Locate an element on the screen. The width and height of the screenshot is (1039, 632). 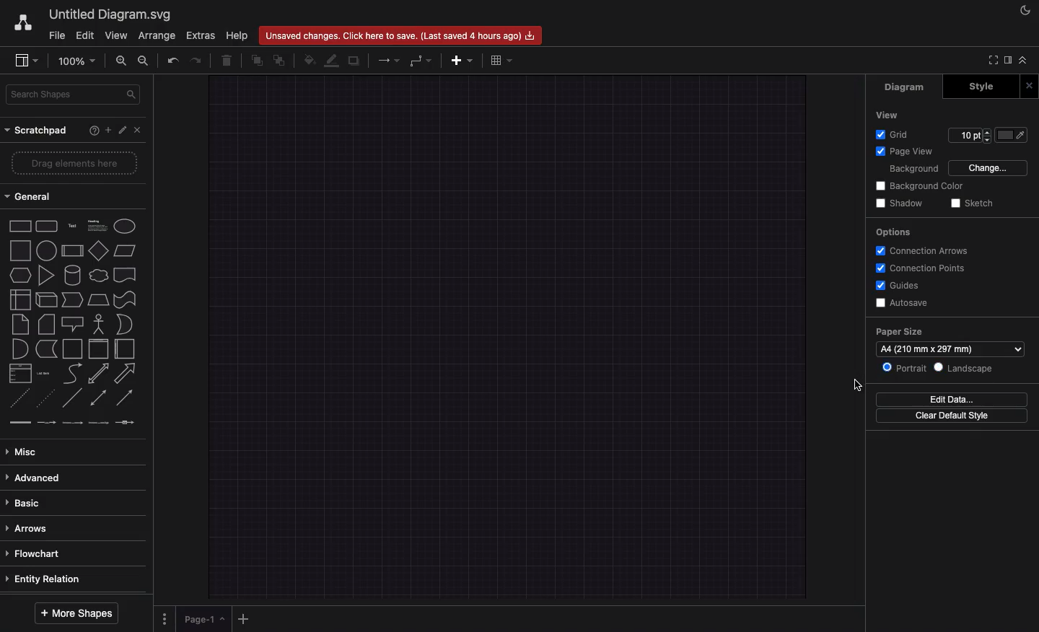
To back is located at coordinates (281, 61).